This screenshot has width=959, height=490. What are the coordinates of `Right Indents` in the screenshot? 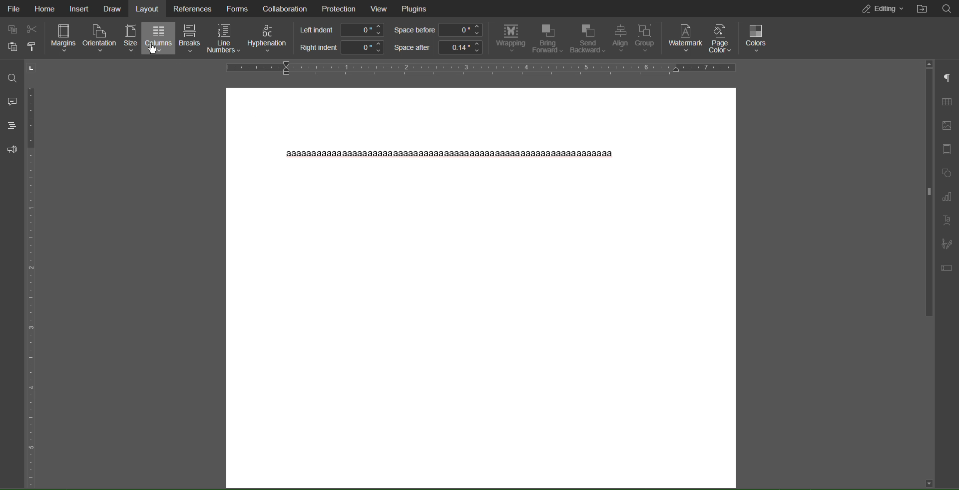 It's located at (340, 48).